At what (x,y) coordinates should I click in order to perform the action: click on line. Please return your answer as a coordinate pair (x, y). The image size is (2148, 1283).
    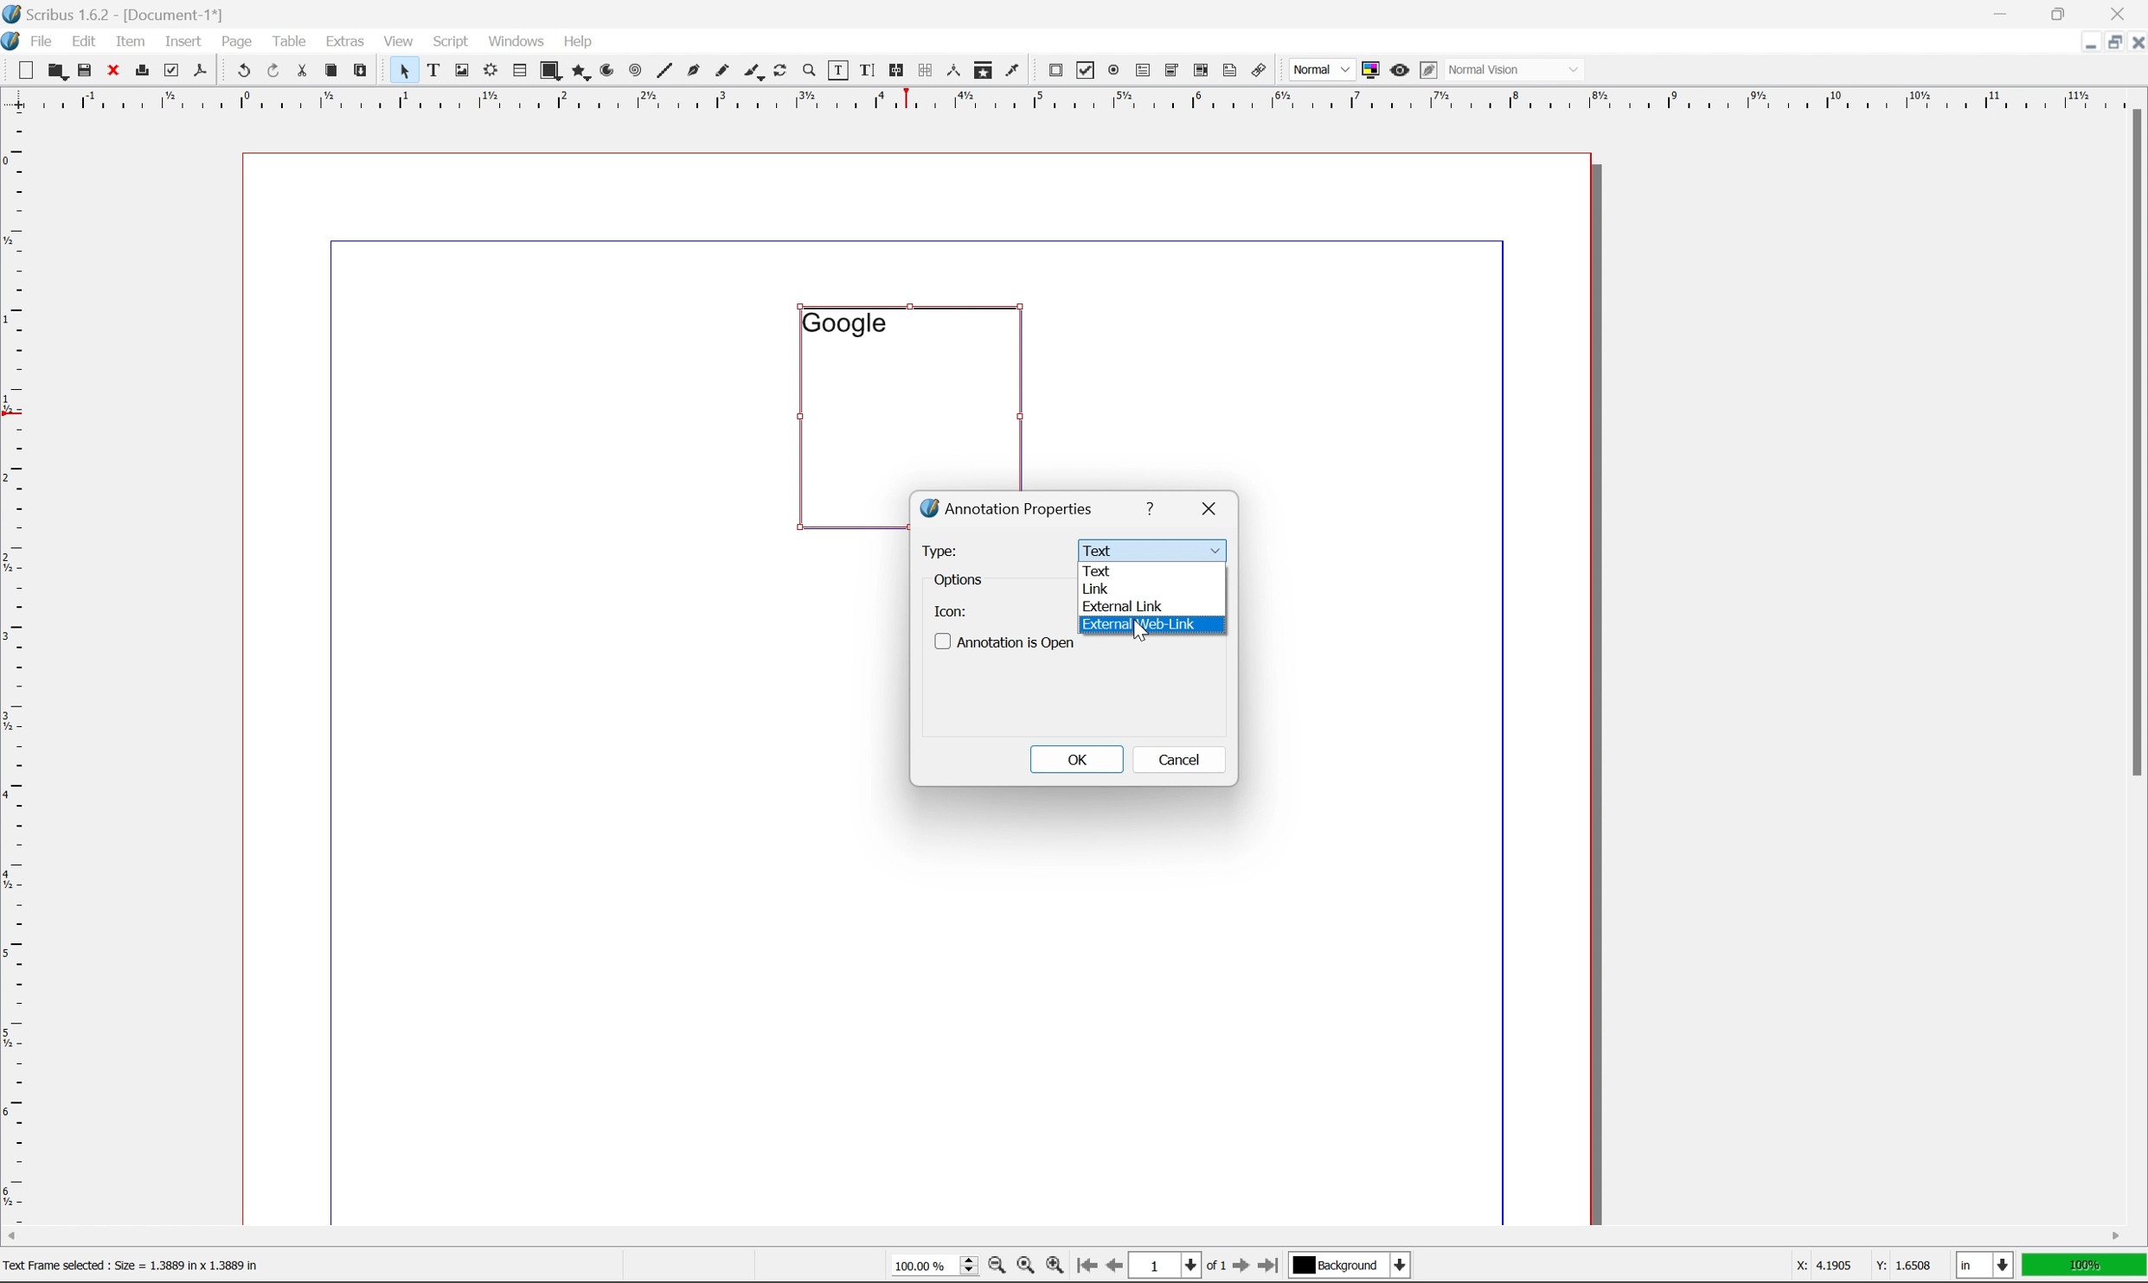
    Looking at the image, I should click on (664, 72).